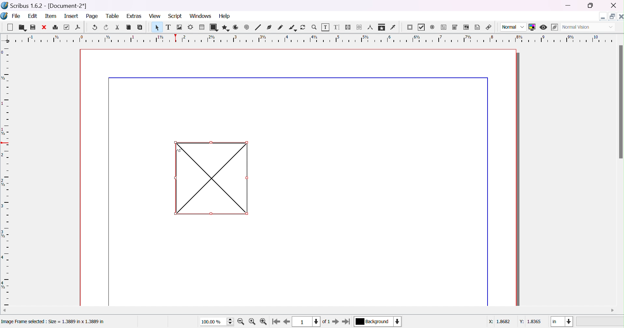  Describe the element at coordinates (478, 26) in the screenshot. I see `text annotation` at that location.